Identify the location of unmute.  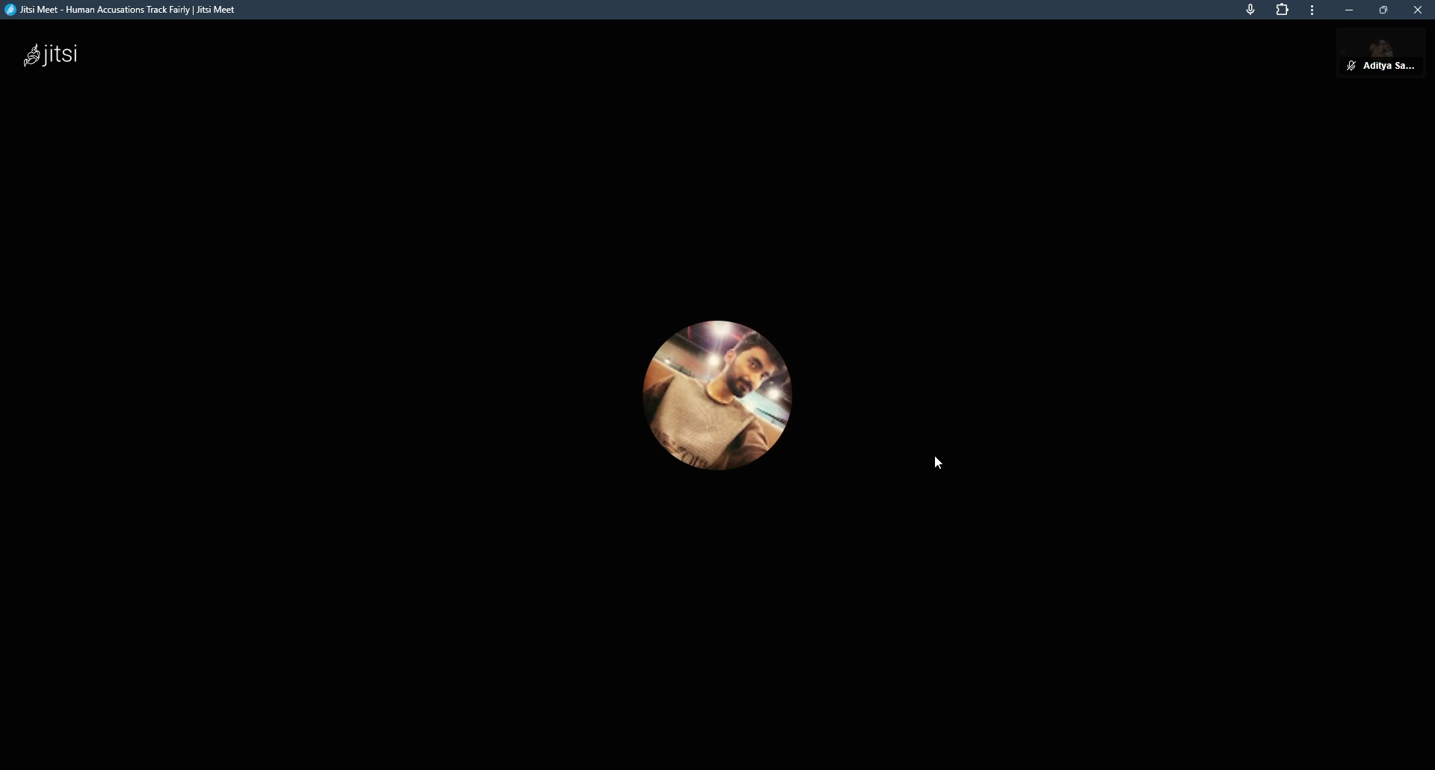
(1350, 66).